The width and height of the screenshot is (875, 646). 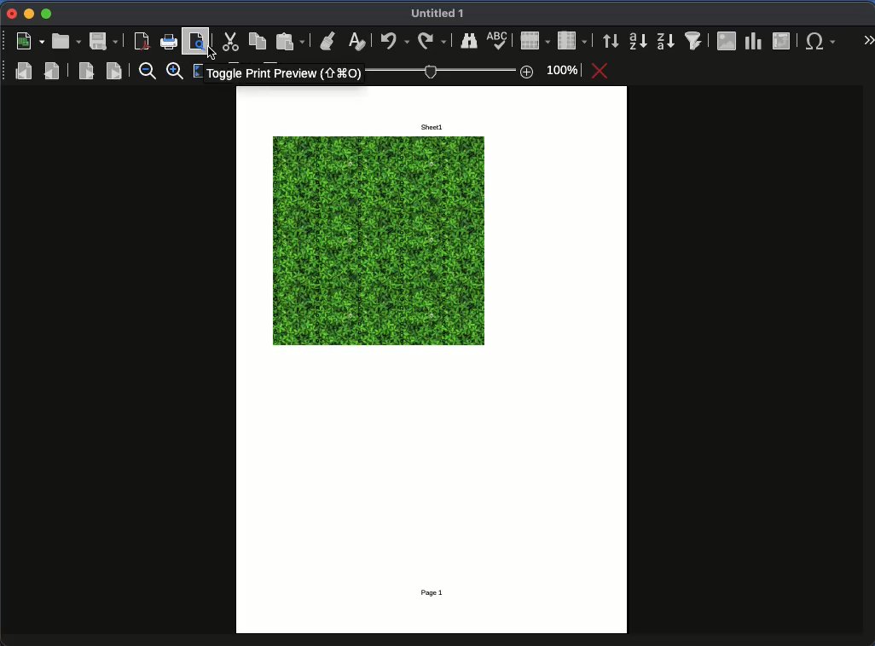 What do you see at coordinates (379, 242) in the screenshot?
I see `image background` at bounding box center [379, 242].